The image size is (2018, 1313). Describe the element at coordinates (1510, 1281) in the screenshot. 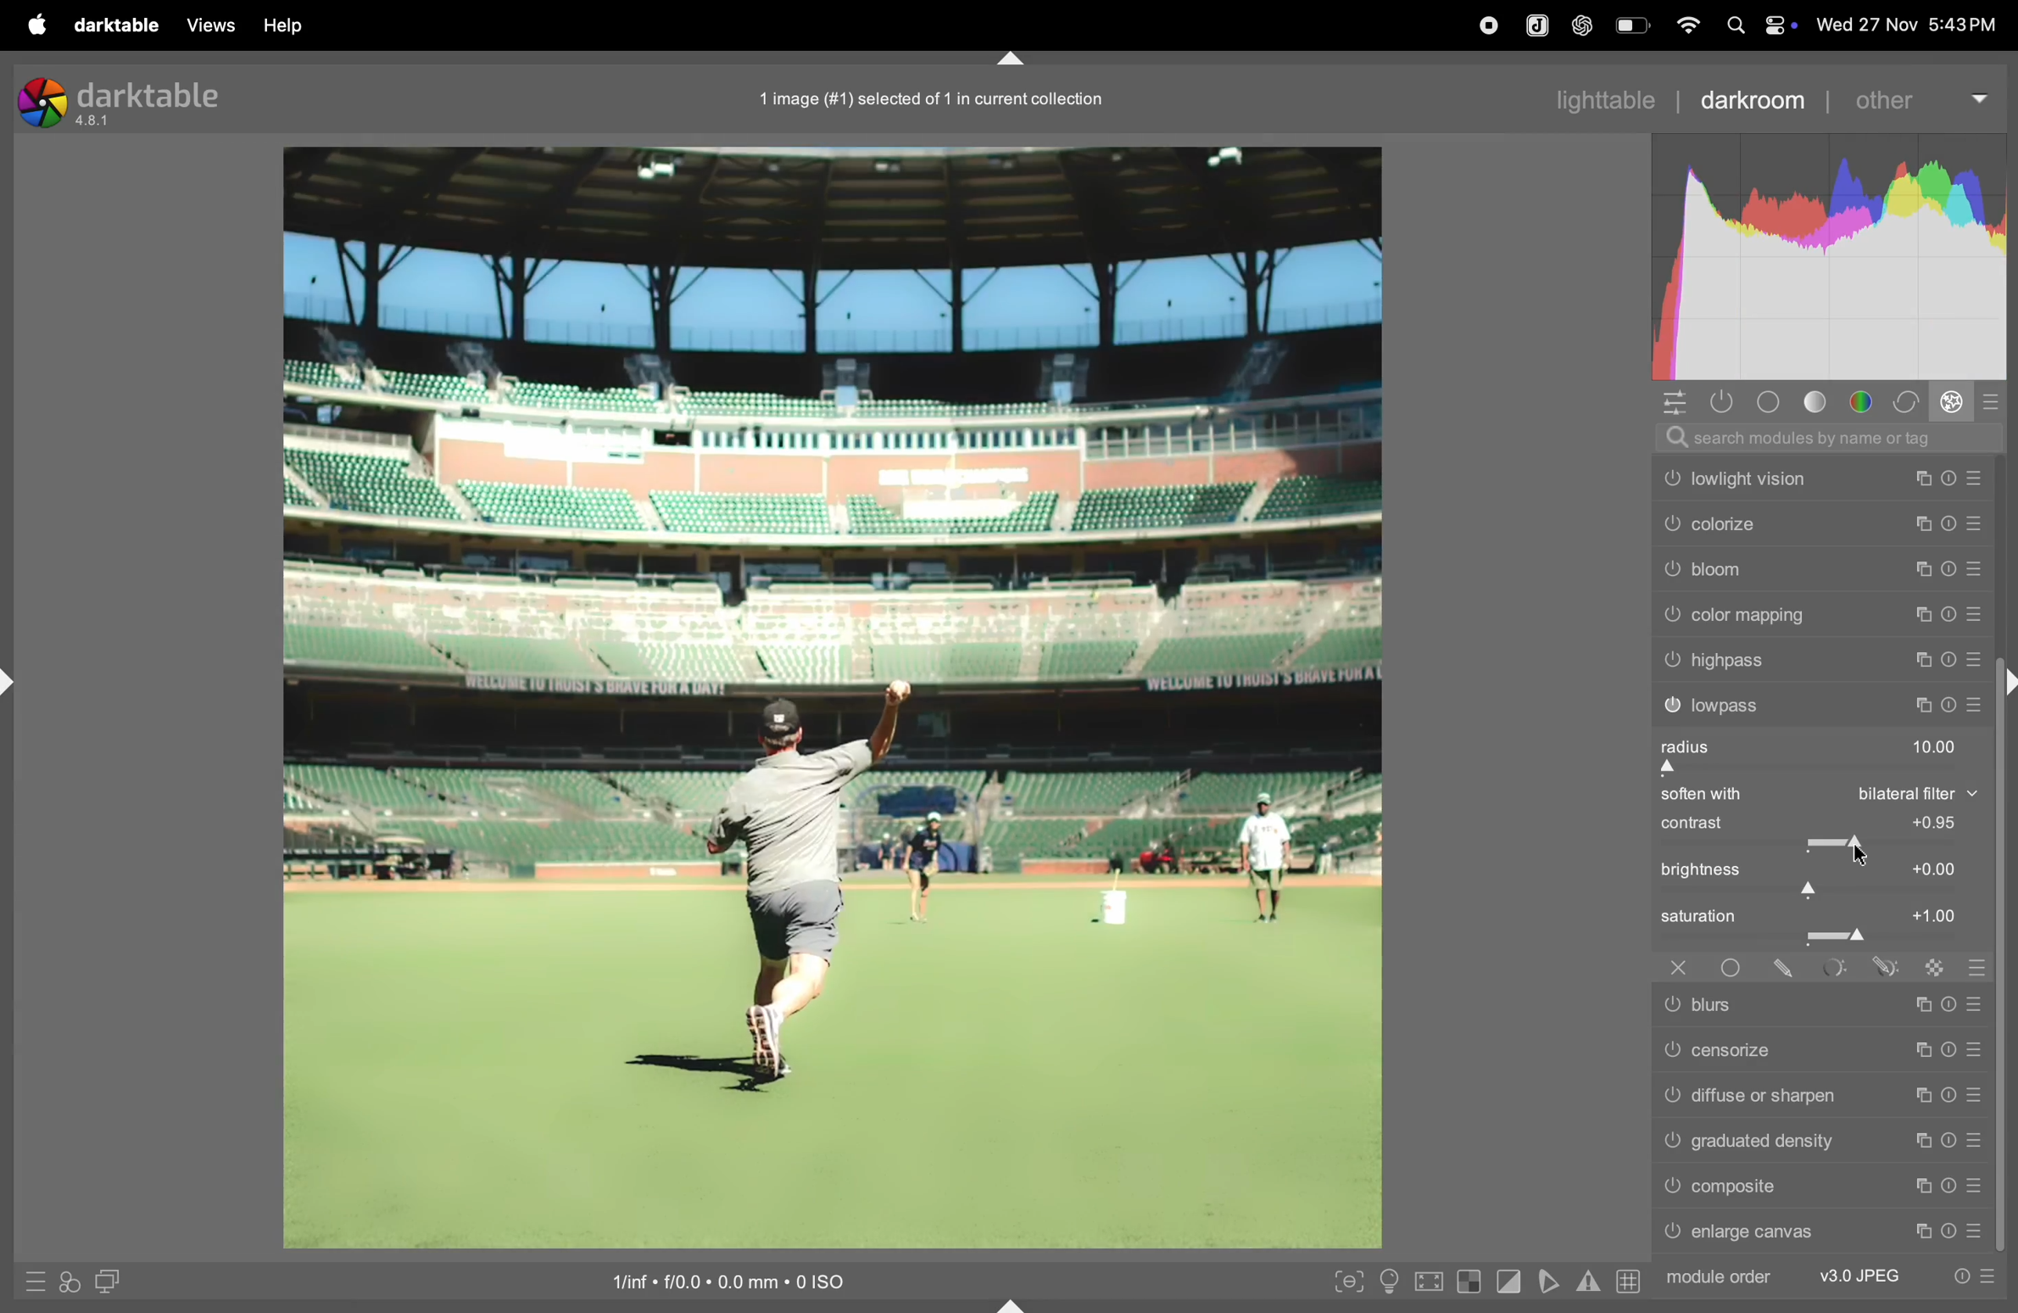

I see `toggle clipping indications` at that location.